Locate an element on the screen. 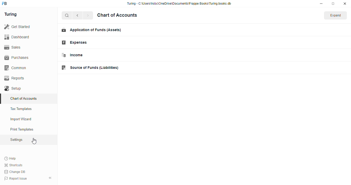 The height and width of the screenshot is (185, 351). shortcuts is located at coordinates (13, 165).